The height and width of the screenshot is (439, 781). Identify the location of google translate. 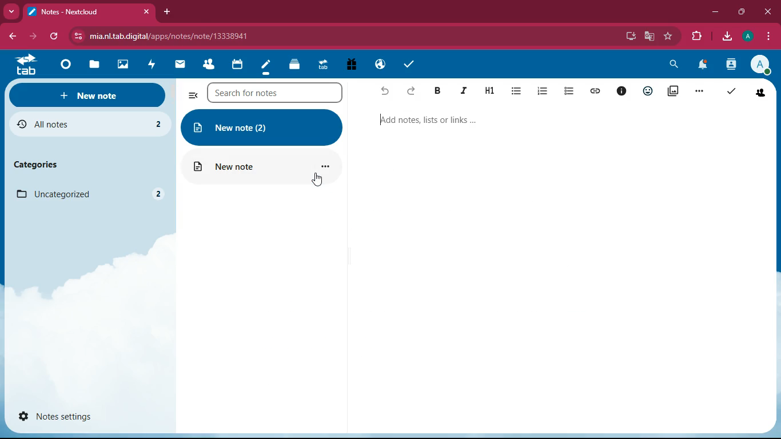
(648, 37).